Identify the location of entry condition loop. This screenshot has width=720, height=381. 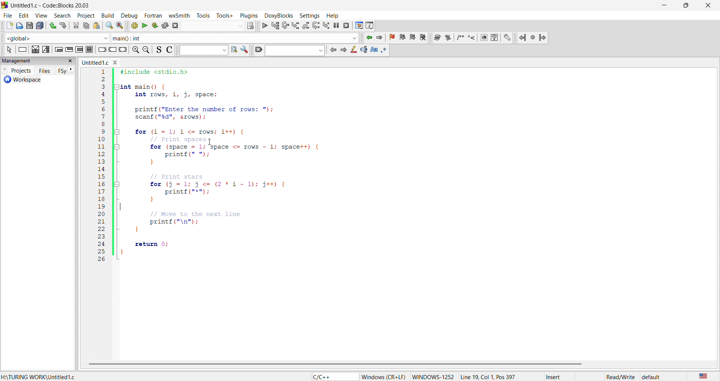
(57, 49).